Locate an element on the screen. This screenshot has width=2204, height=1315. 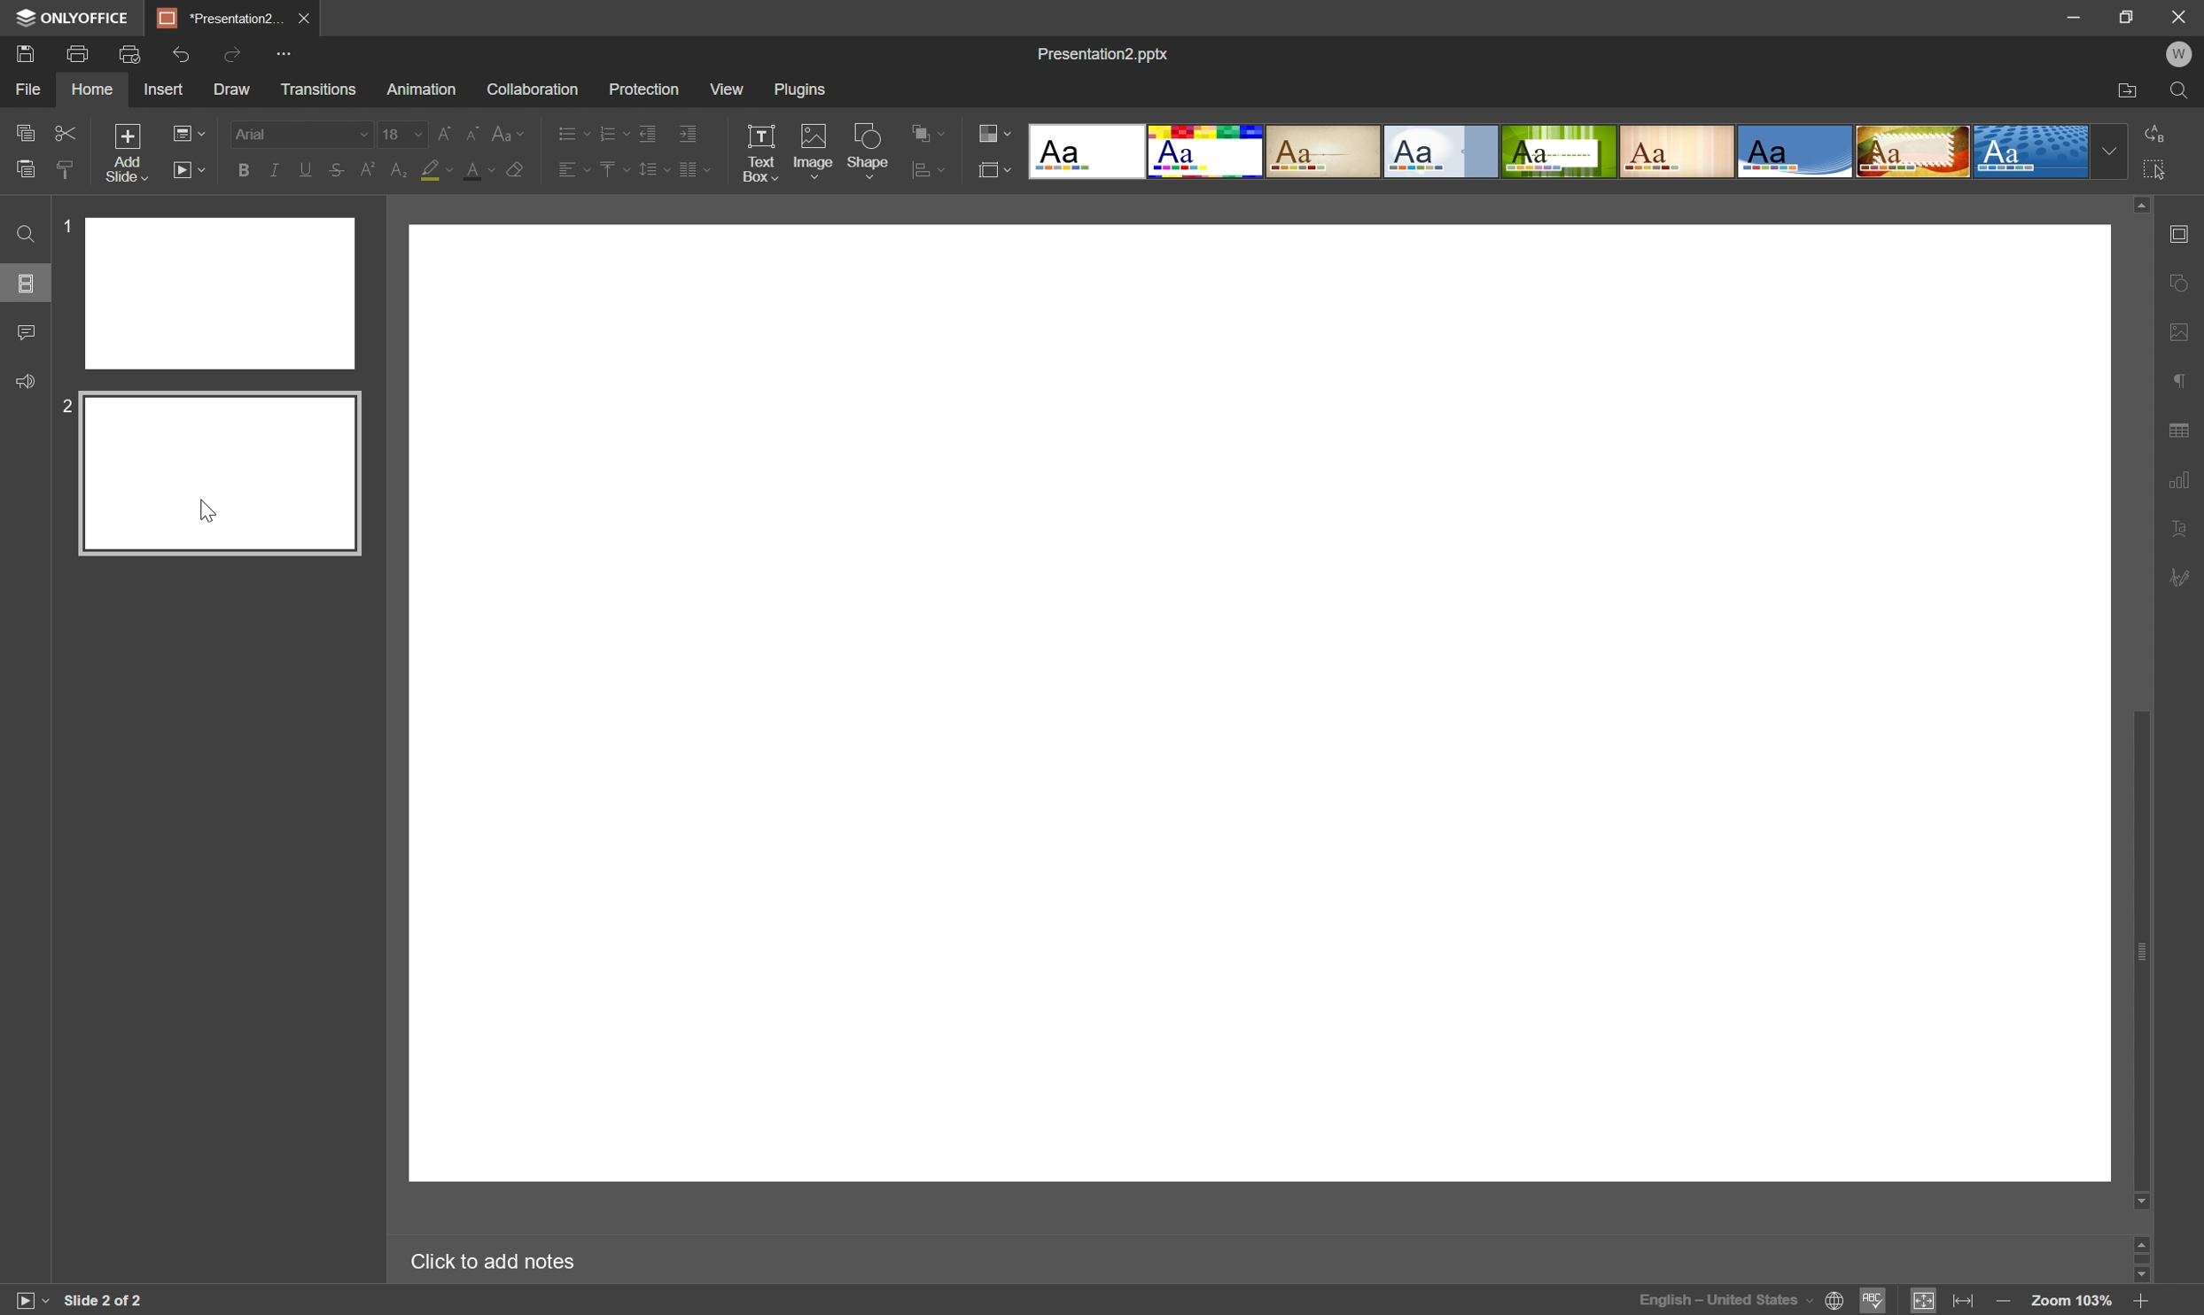
Paste style is located at coordinates (64, 171).